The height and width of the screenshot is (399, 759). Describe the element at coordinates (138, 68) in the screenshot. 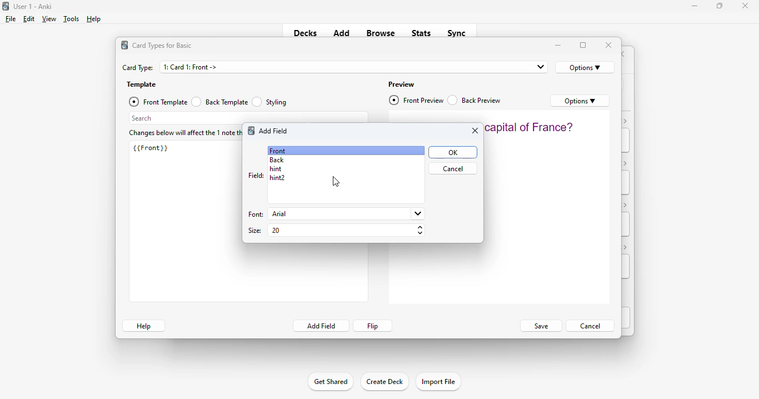

I see `card type:` at that location.